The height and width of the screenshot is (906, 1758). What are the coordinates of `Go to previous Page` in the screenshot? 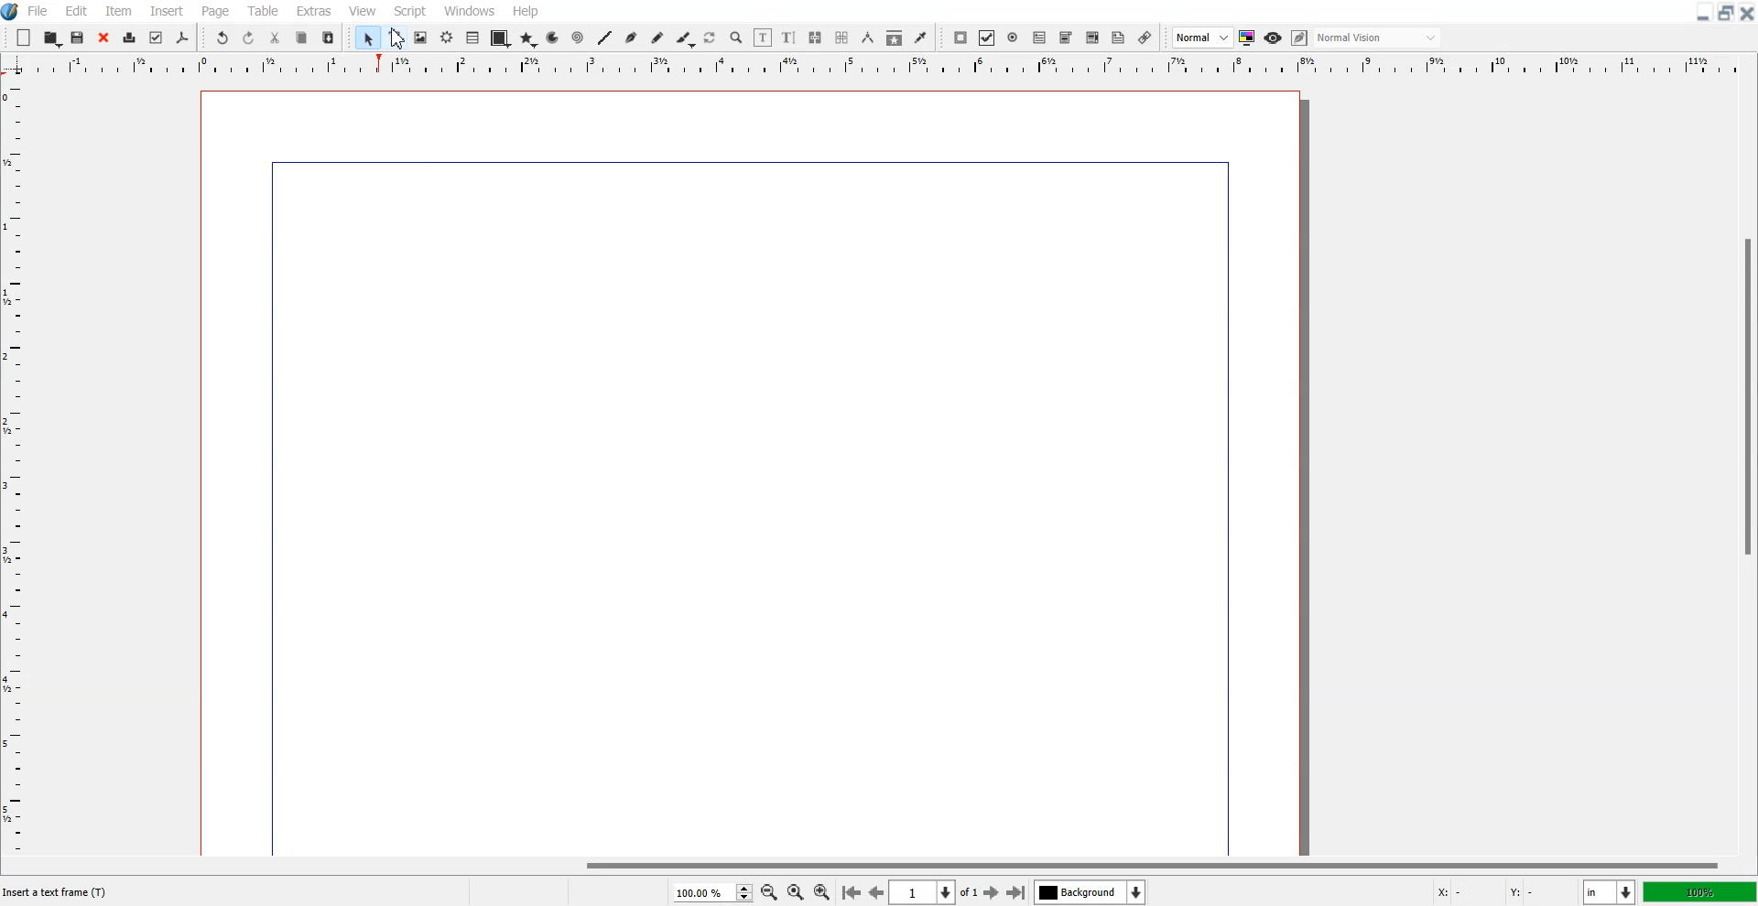 It's located at (877, 891).